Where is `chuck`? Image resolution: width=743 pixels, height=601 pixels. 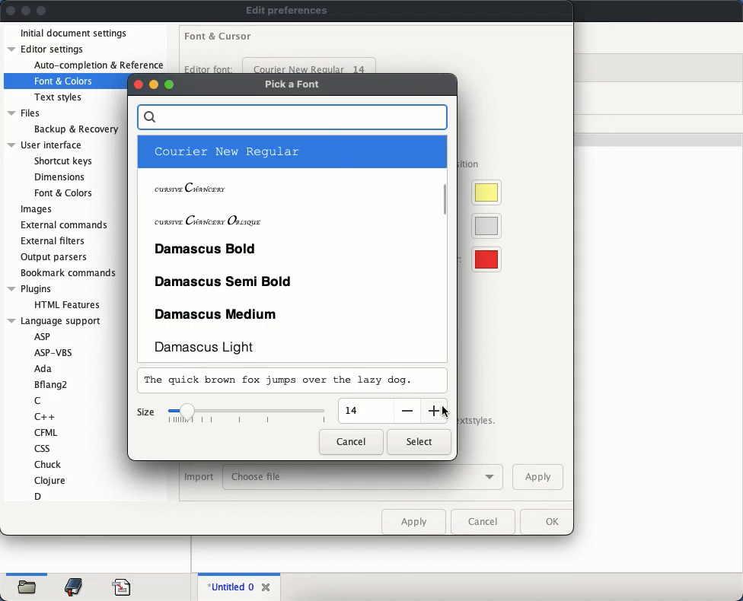
chuck is located at coordinates (49, 464).